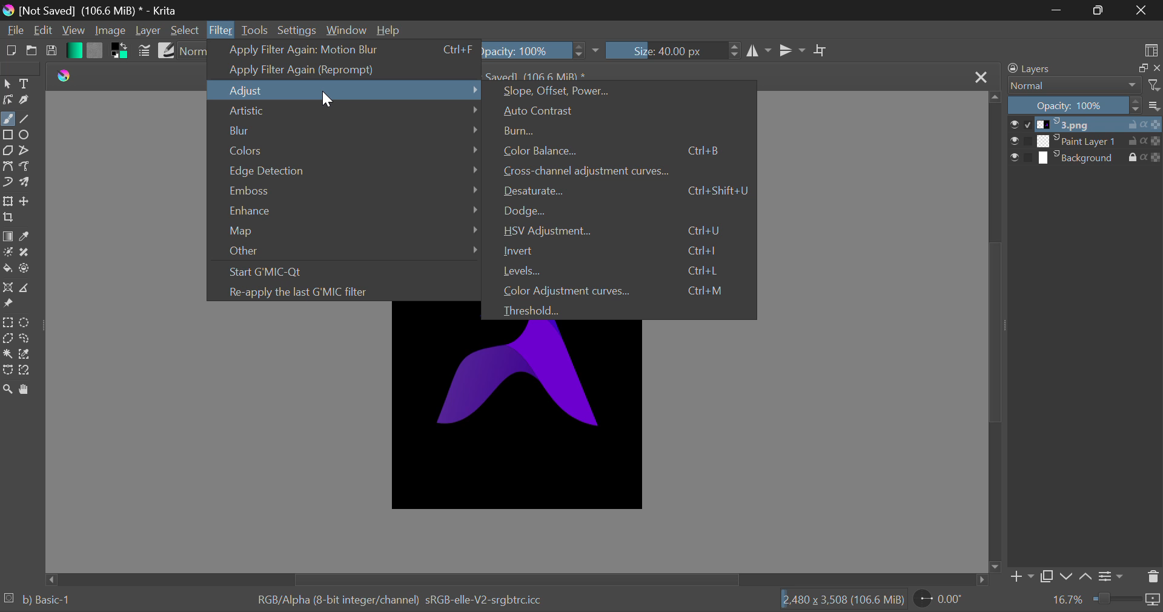  What do you see at coordinates (622, 310) in the screenshot?
I see `Threshold` at bounding box center [622, 310].